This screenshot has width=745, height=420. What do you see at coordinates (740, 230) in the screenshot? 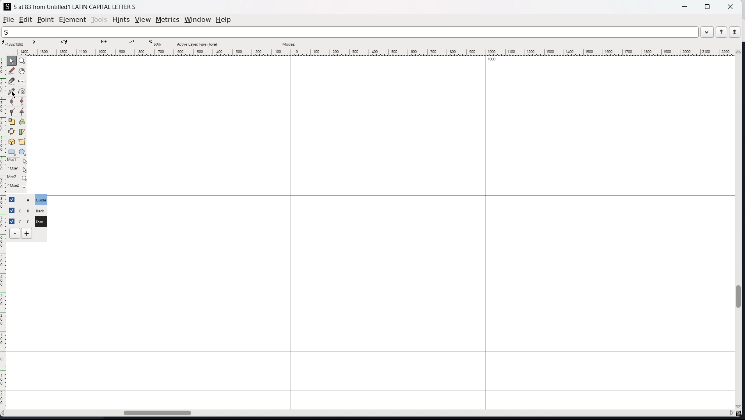
I see `vertical scrollbar` at bounding box center [740, 230].